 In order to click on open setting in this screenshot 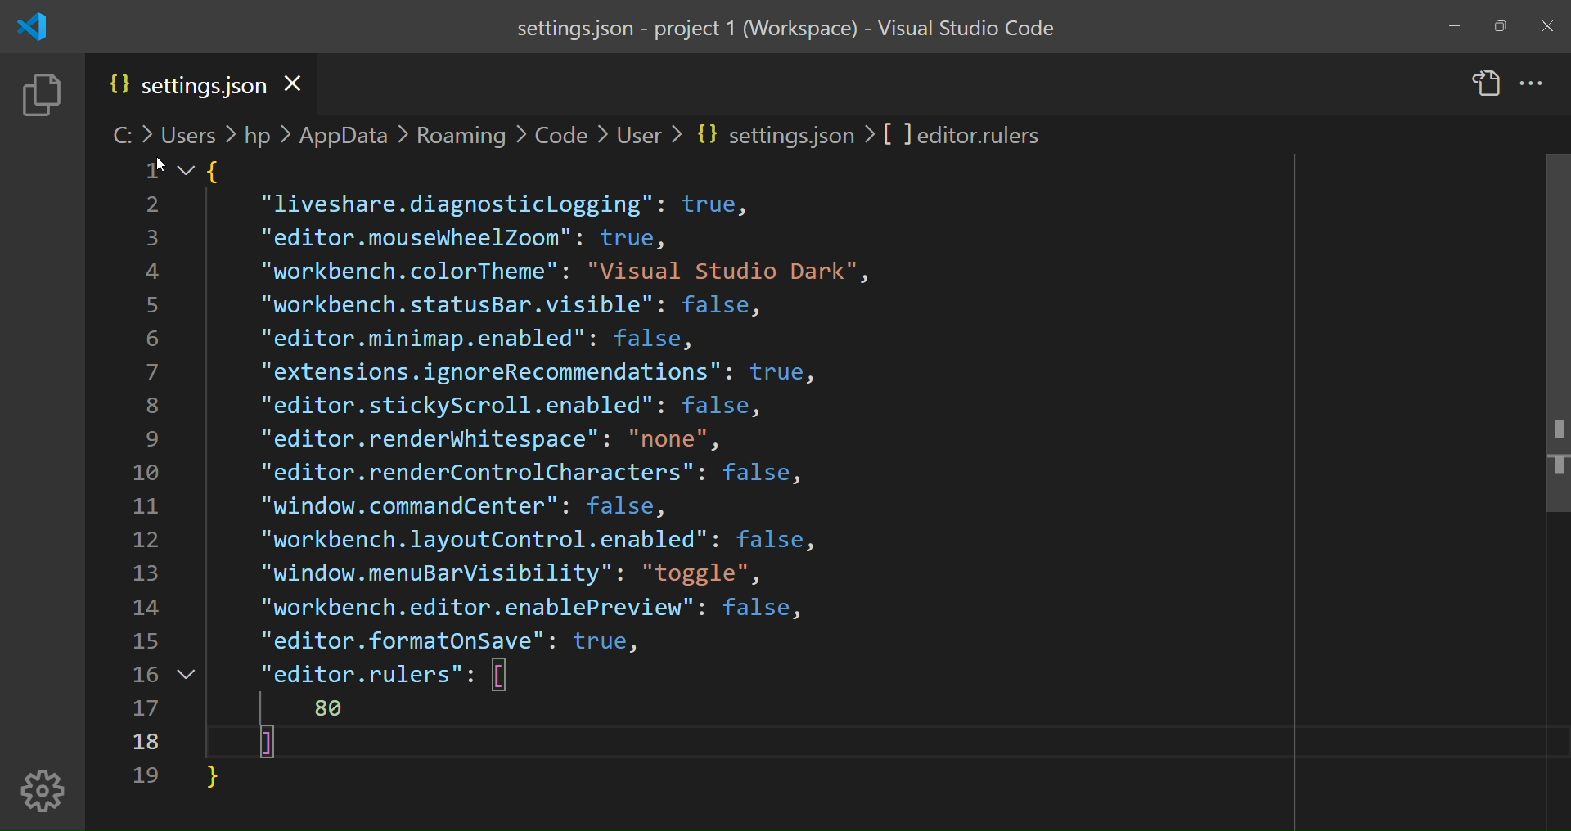, I will do `click(1486, 85)`.